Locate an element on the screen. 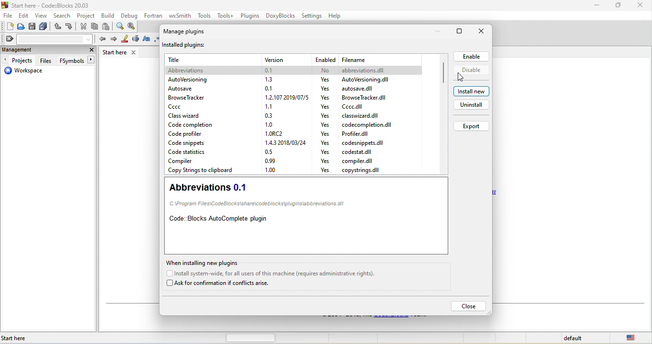 The height and width of the screenshot is (344, 652). scroll bar is located at coordinates (443, 71).